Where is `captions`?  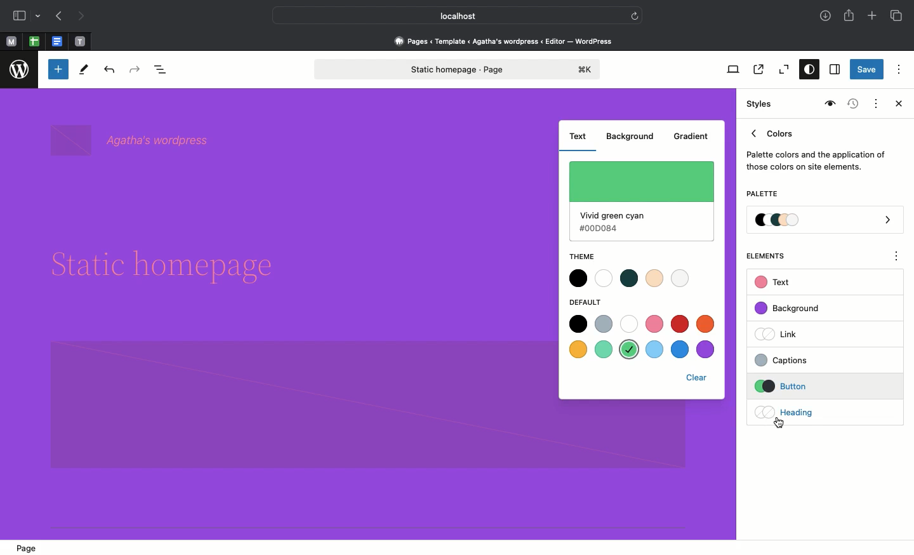
captions is located at coordinates (804, 358).